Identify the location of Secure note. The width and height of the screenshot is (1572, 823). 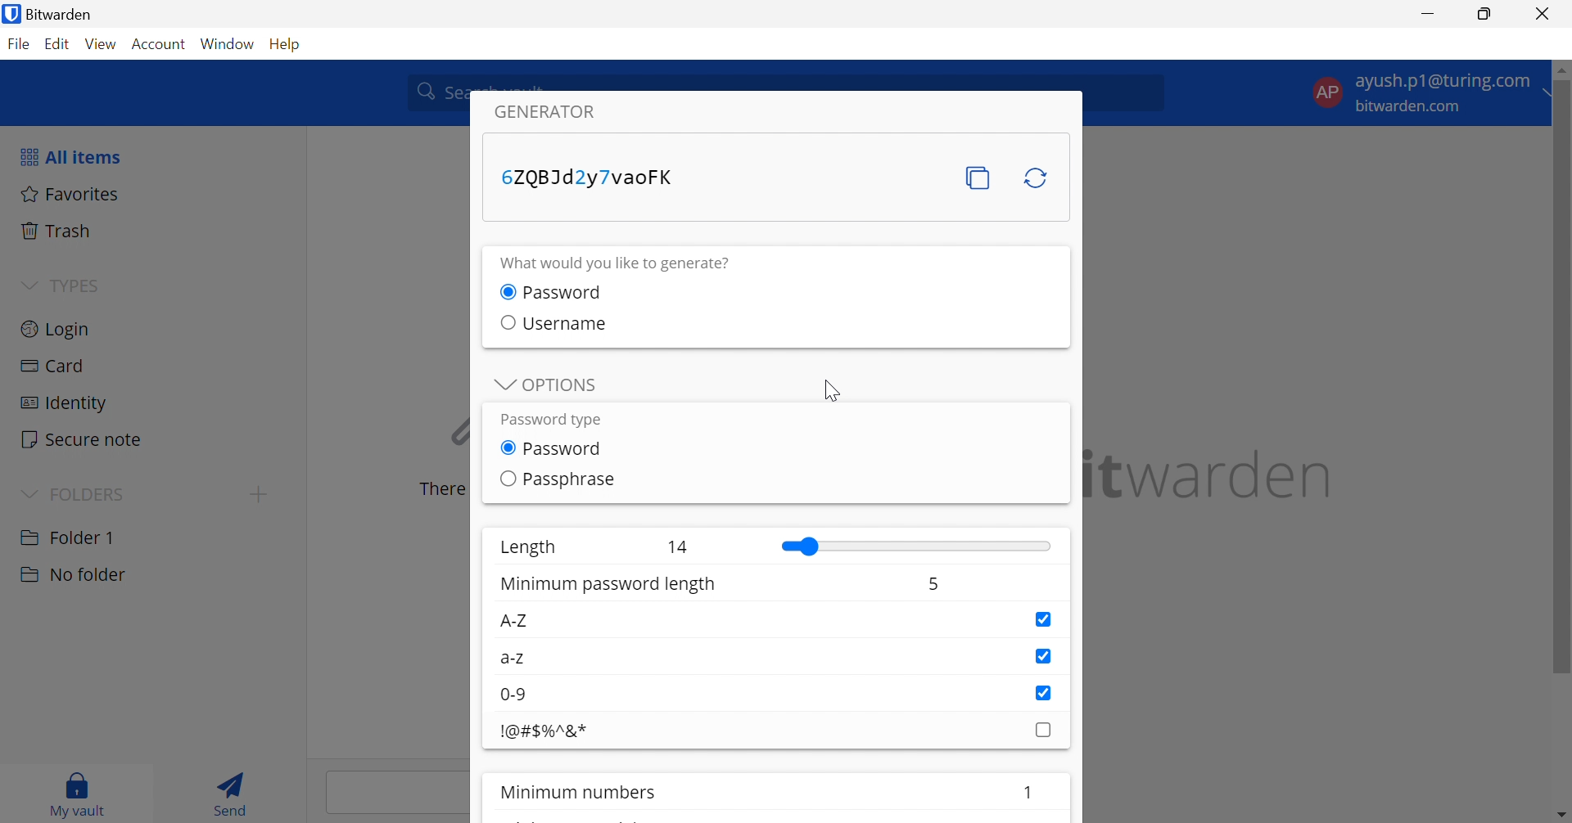
(83, 439).